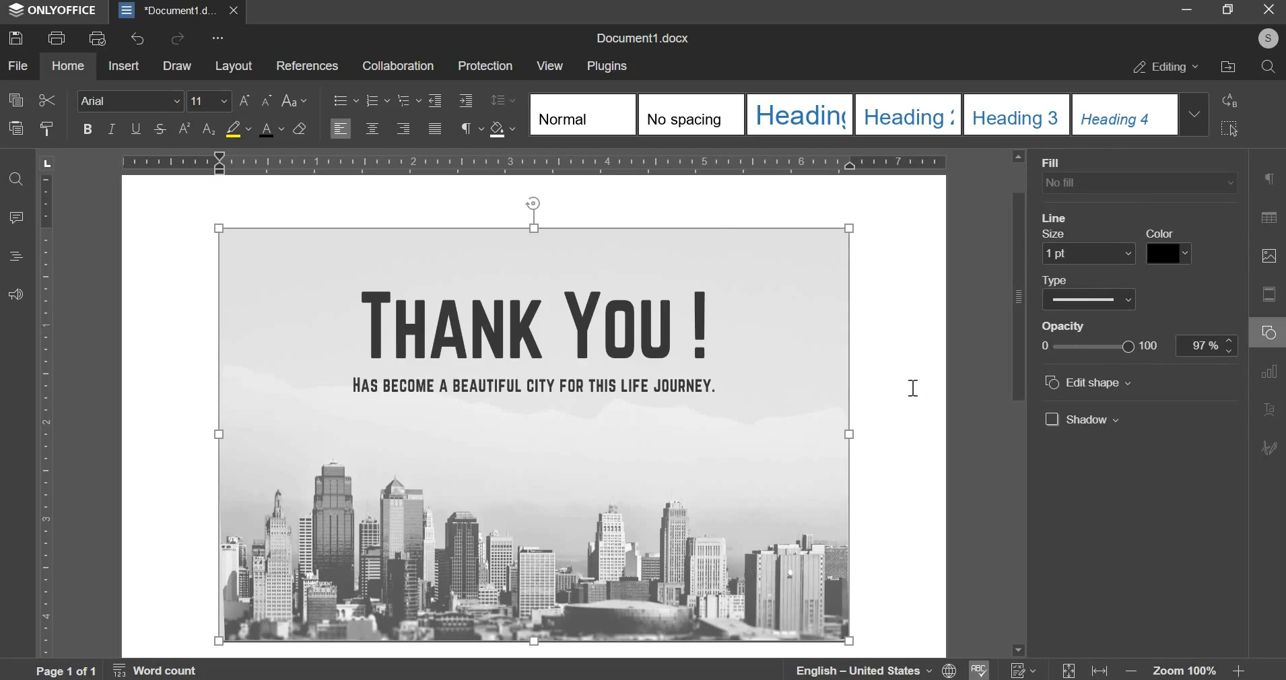 Image resolution: width=1286 pixels, height=680 pixels. Describe the element at coordinates (246, 101) in the screenshot. I see `incremental font size` at that location.